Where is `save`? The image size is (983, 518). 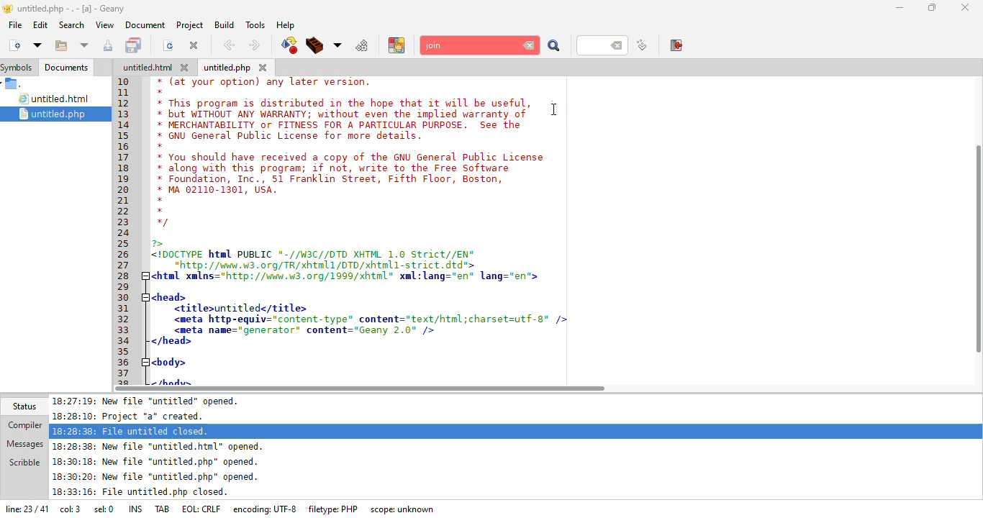 save is located at coordinates (135, 45).